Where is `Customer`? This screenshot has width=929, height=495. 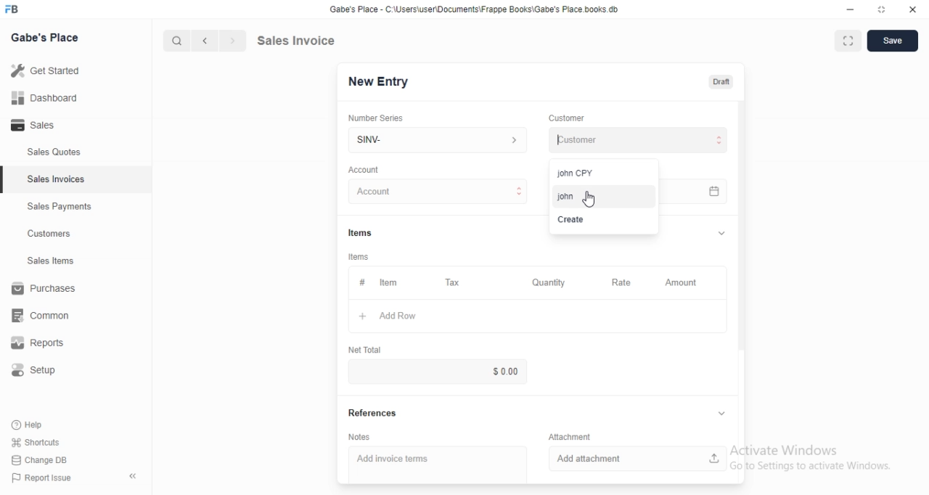 Customer is located at coordinates (573, 117).